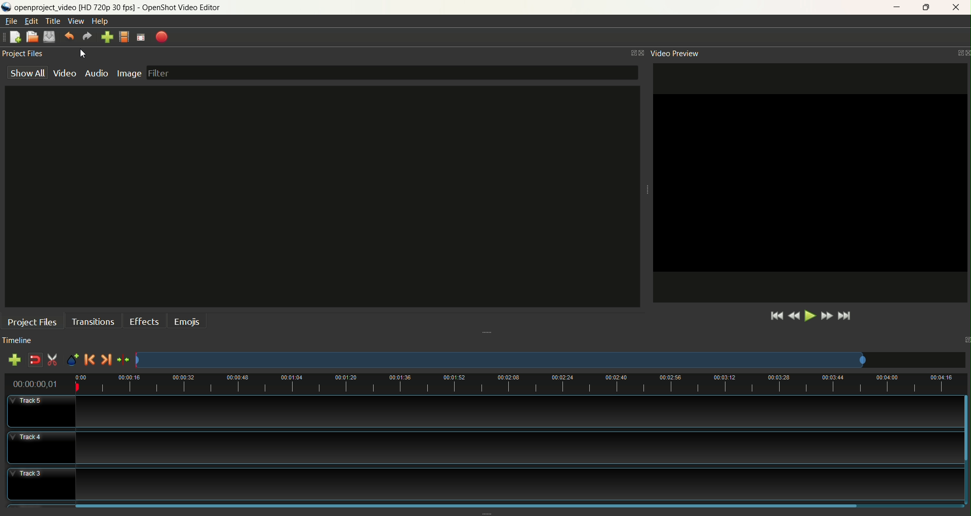 The width and height of the screenshot is (971, 516). I want to click on track2, so click(486, 501).